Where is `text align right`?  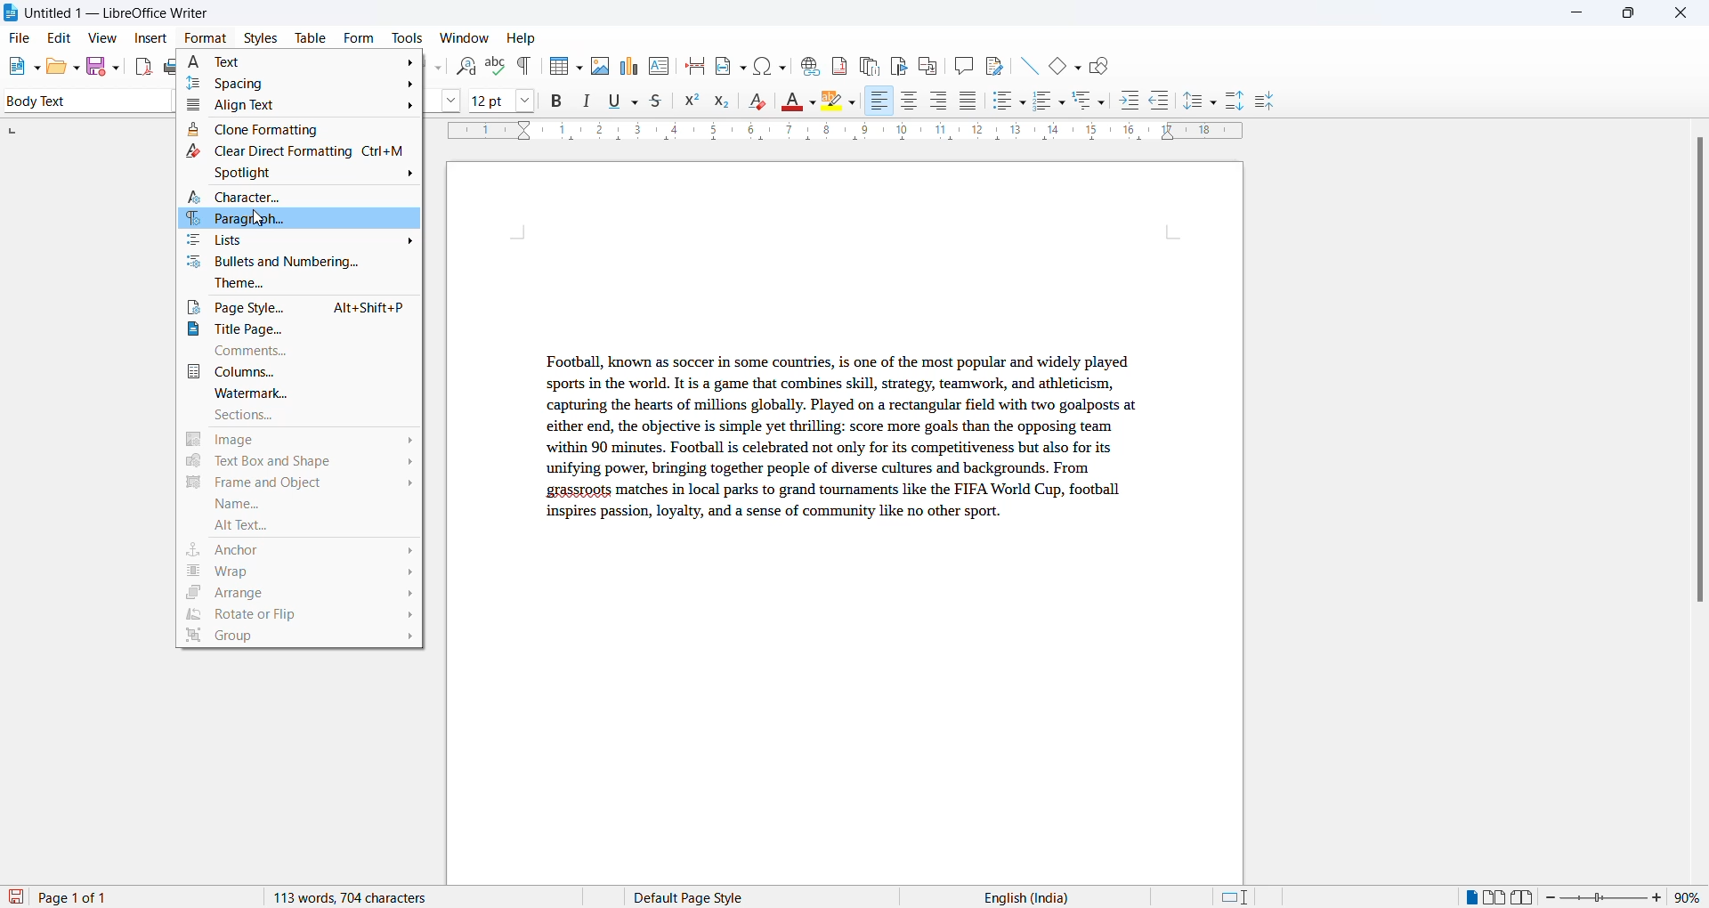
text align right is located at coordinates (879, 101).